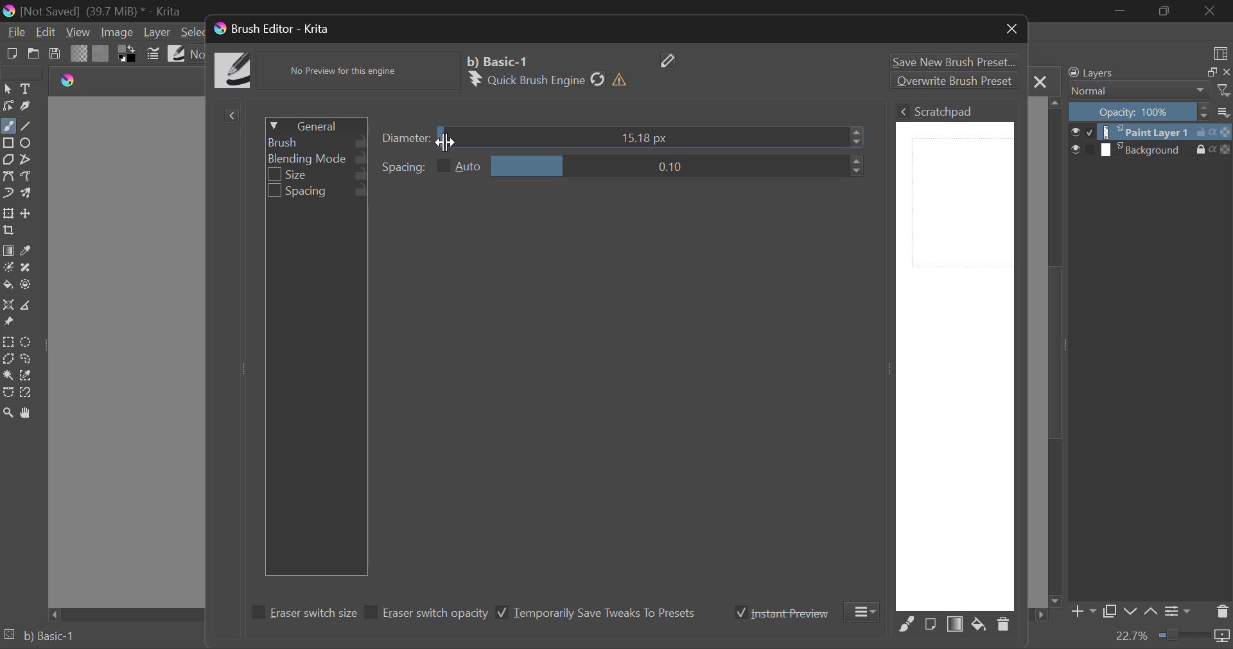 This screenshot has width=1233, height=649. Describe the element at coordinates (1110, 612) in the screenshot. I see `Copy Layer` at that location.